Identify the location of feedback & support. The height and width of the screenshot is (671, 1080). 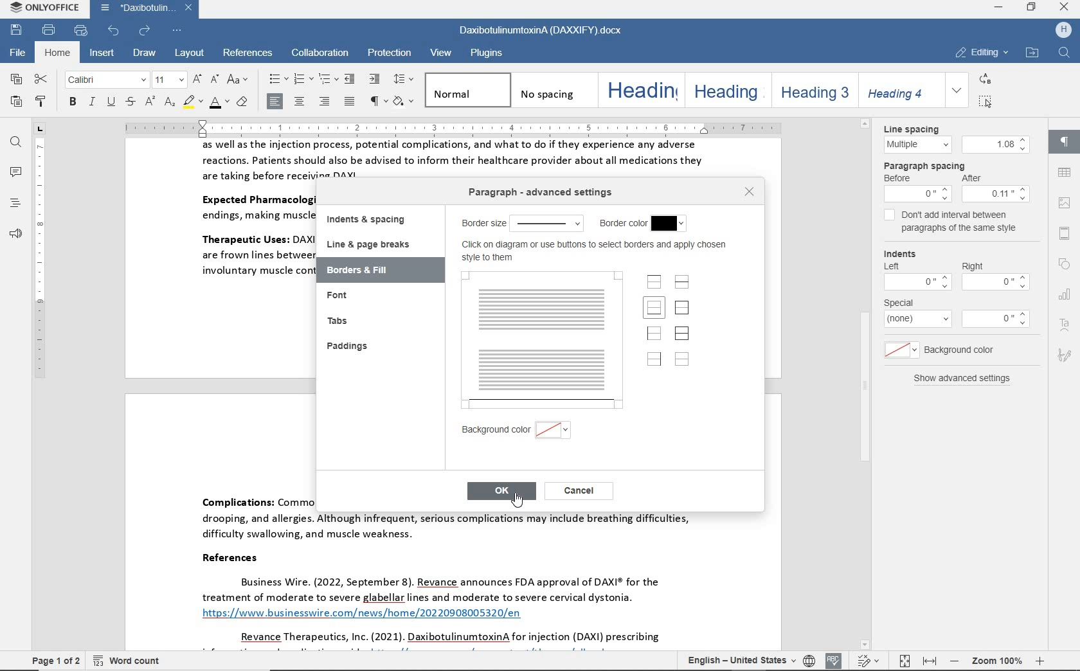
(14, 235).